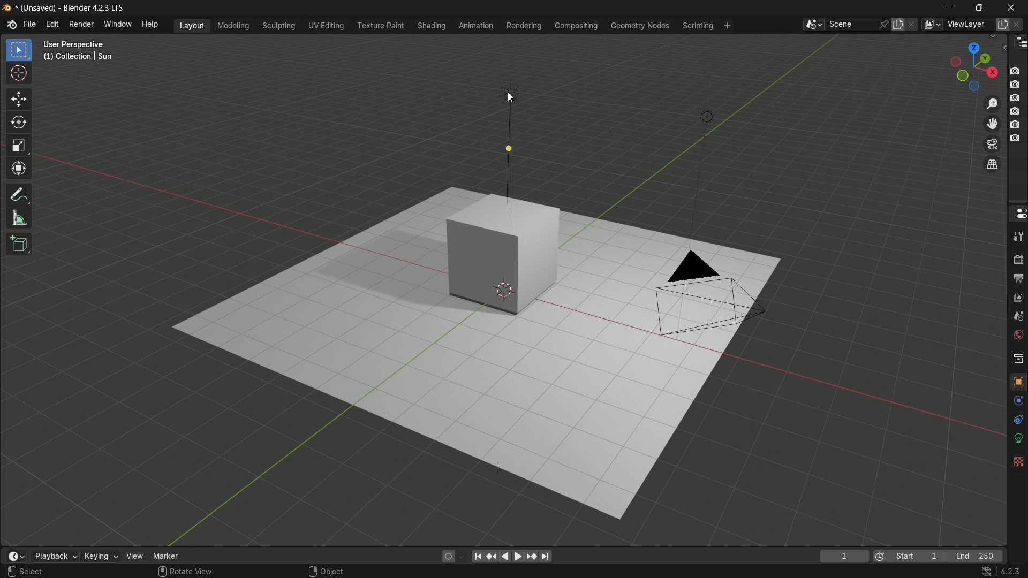 The height and width of the screenshot is (578, 1028). I want to click on delete scene, so click(914, 24).